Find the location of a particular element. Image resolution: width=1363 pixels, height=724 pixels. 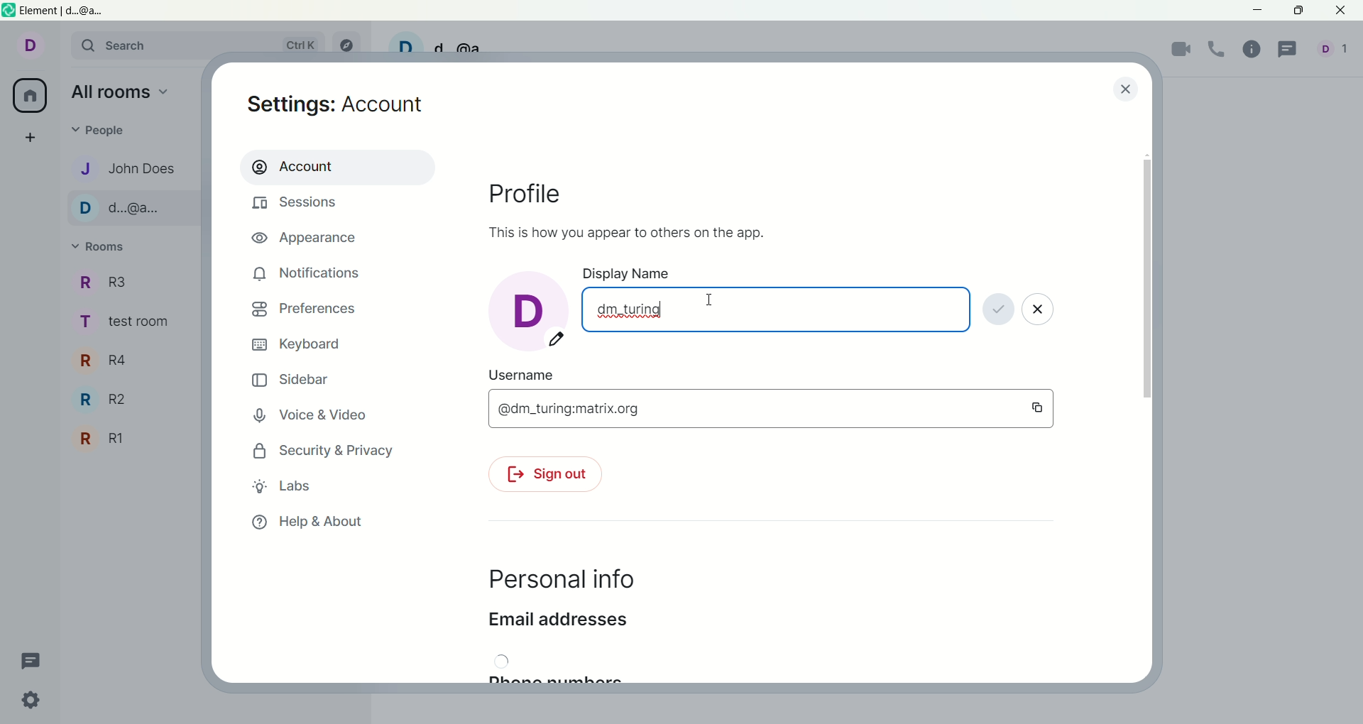

voice call is located at coordinates (1220, 50).